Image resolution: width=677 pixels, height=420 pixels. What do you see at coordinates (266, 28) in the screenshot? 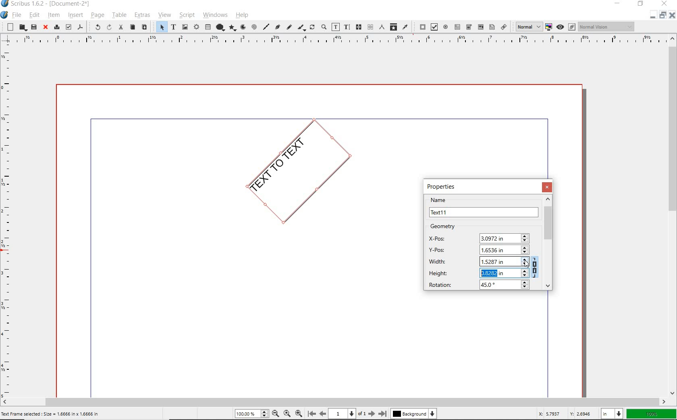
I see `line` at bounding box center [266, 28].